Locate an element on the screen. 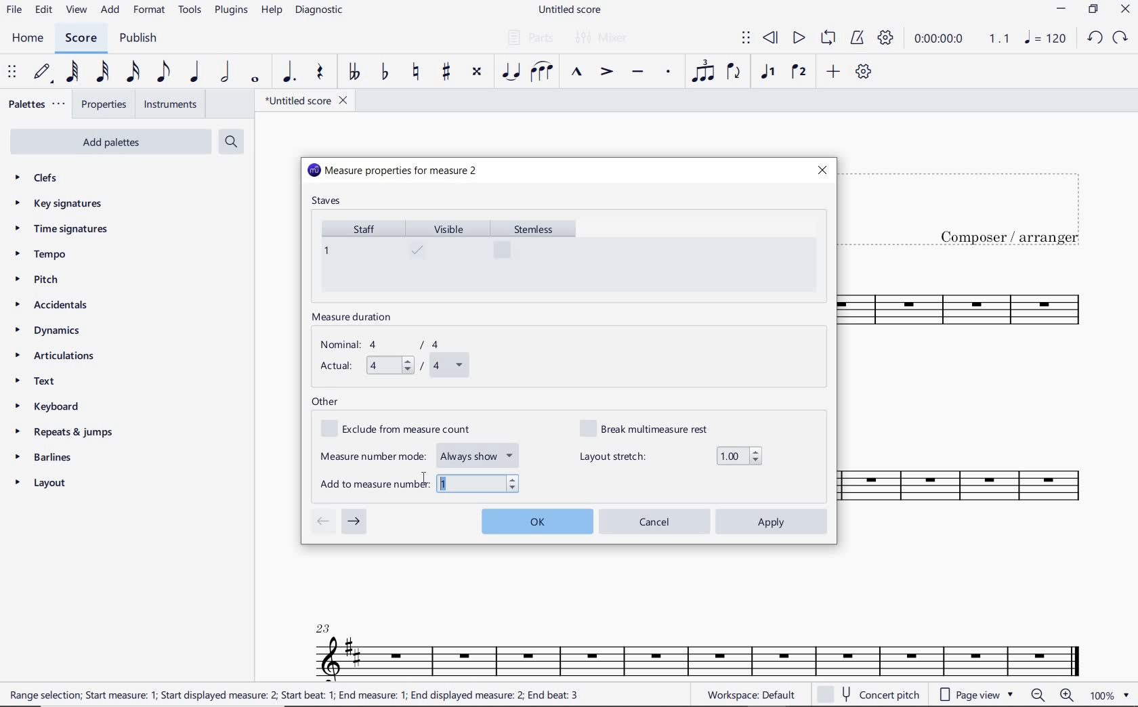 The width and height of the screenshot is (1138, 707). TOGGLE-DOUBLE FLAT is located at coordinates (354, 72).